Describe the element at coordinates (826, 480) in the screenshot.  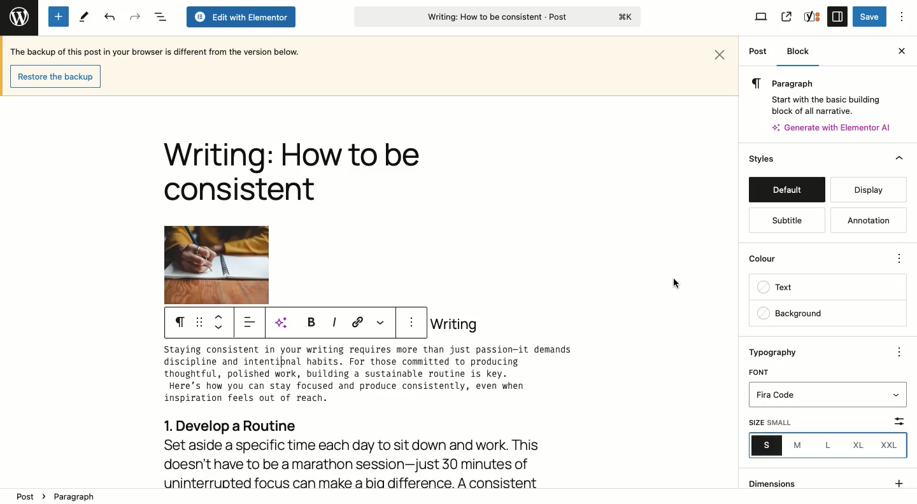
I see `Dimensions +` at that location.